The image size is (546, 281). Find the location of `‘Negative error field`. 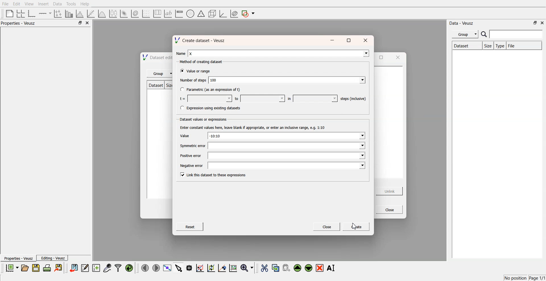

‘Negative error field is located at coordinates (286, 166).